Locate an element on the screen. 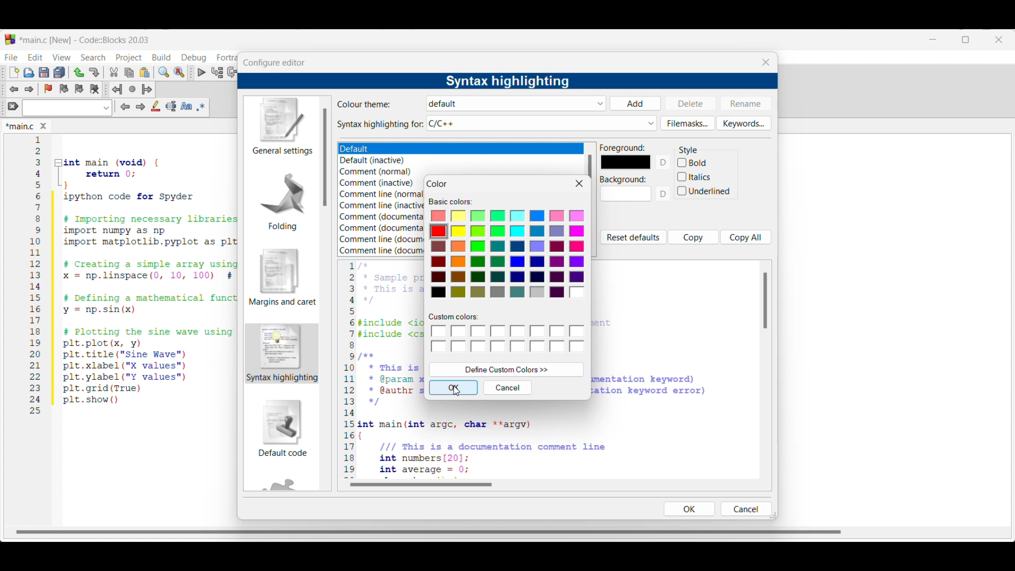  Toggle back is located at coordinates (14, 89).